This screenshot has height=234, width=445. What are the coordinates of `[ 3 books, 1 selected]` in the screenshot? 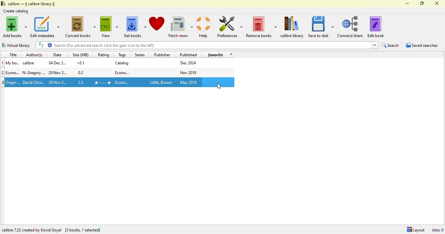 It's located at (83, 230).